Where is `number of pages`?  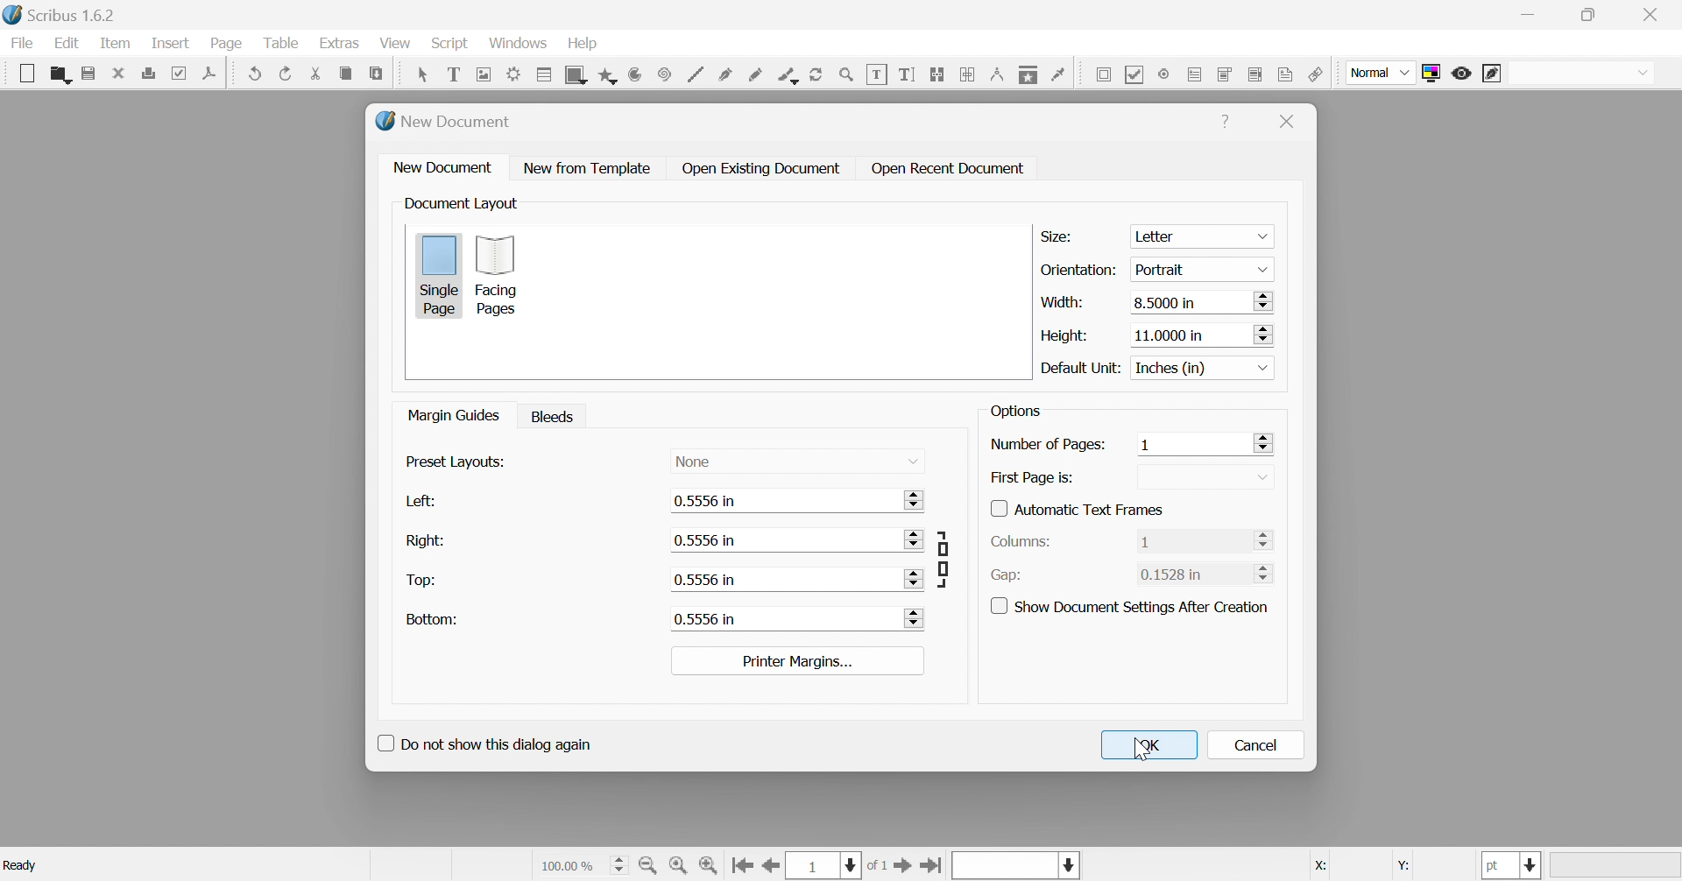 number of pages is located at coordinates (1041, 444).